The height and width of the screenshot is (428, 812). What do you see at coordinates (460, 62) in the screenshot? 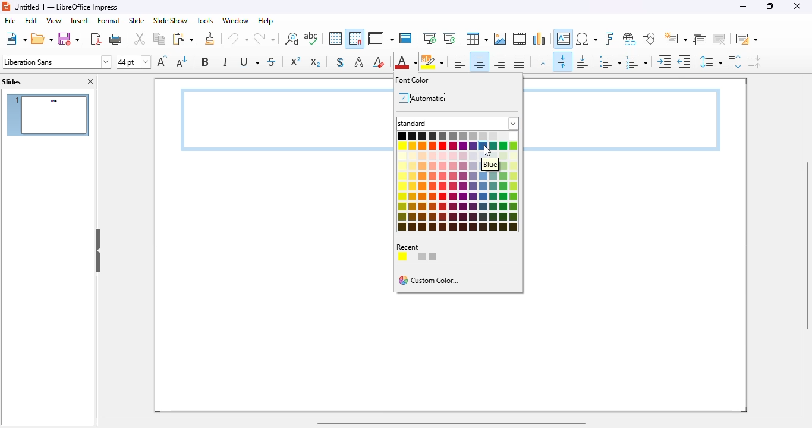
I see `align left` at bounding box center [460, 62].